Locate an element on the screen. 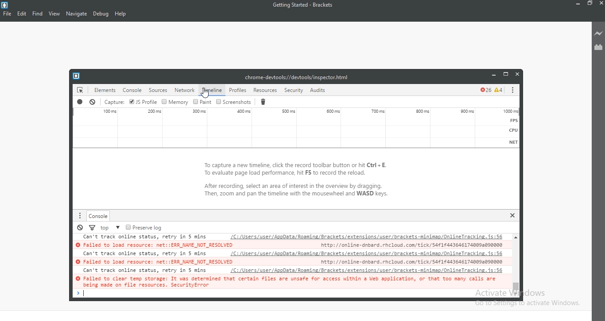 The height and width of the screenshot is (321, 605). Top is located at coordinates (110, 228).